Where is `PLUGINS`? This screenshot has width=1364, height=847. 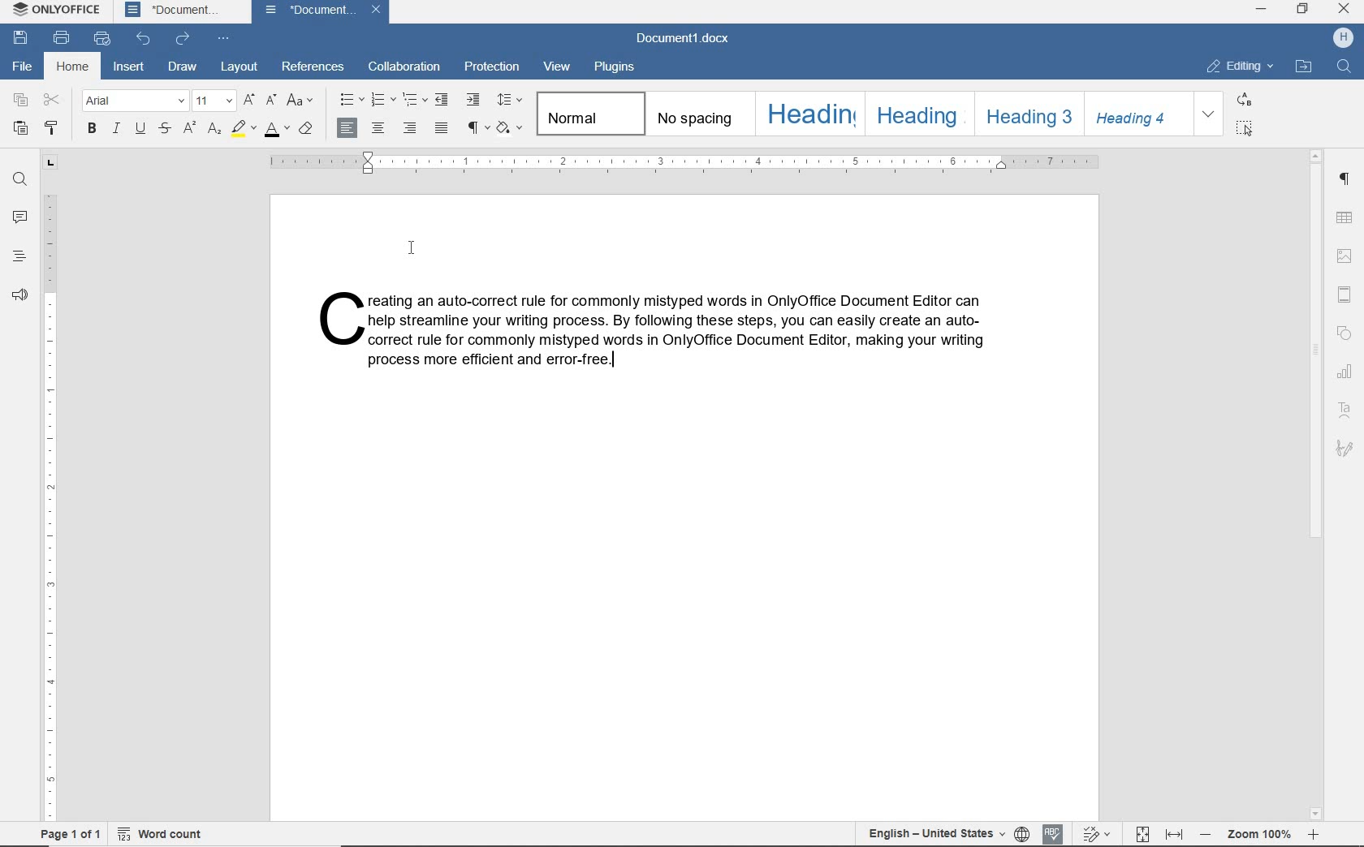 PLUGINS is located at coordinates (614, 67).